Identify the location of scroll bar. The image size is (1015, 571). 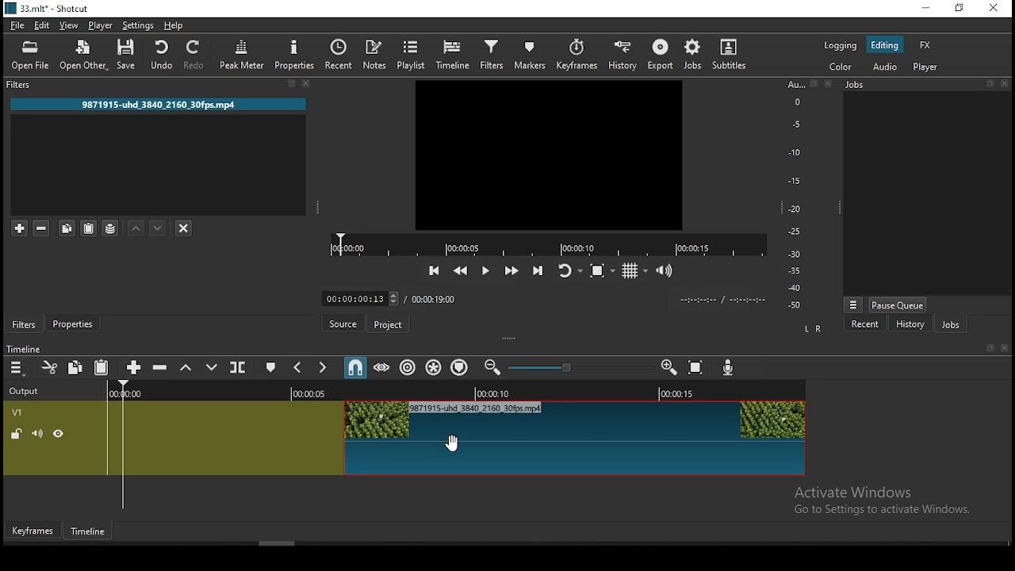
(277, 543).